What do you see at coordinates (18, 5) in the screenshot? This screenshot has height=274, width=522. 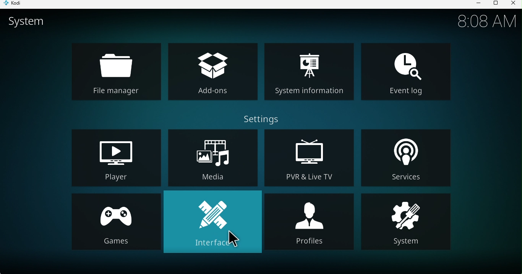 I see `KODI icon` at bounding box center [18, 5].